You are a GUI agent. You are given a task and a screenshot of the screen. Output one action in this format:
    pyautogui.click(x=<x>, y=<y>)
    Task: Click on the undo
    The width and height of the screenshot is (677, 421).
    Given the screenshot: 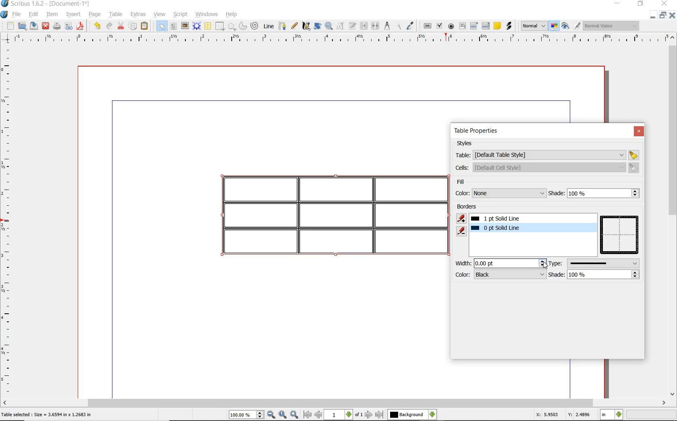 What is the action you would take?
    pyautogui.click(x=97, y=26)
    